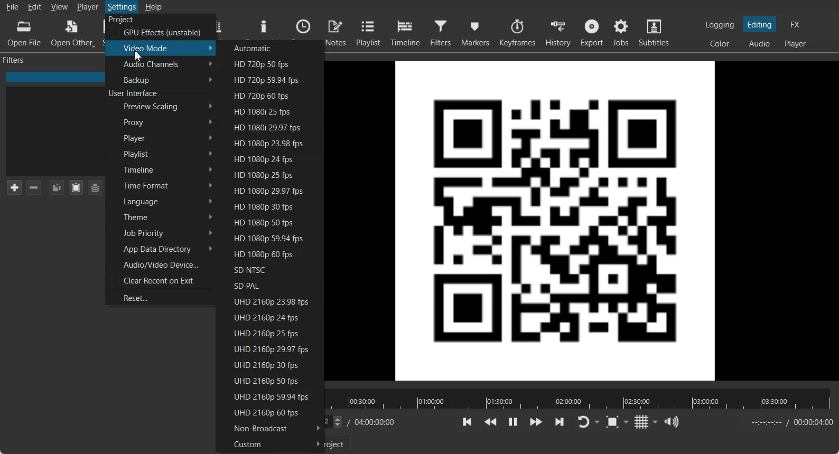 The image size is (839, 454). Describe the element at coordinates (264, 27) in the screenshot. I see `Properties` at that location.